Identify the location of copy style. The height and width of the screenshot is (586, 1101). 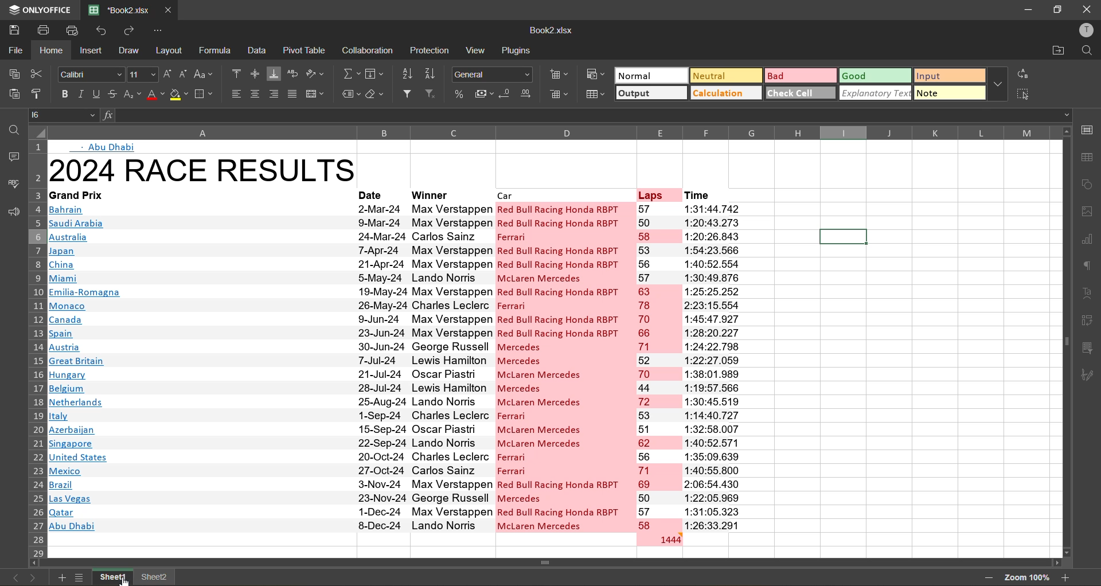
(38, 95).